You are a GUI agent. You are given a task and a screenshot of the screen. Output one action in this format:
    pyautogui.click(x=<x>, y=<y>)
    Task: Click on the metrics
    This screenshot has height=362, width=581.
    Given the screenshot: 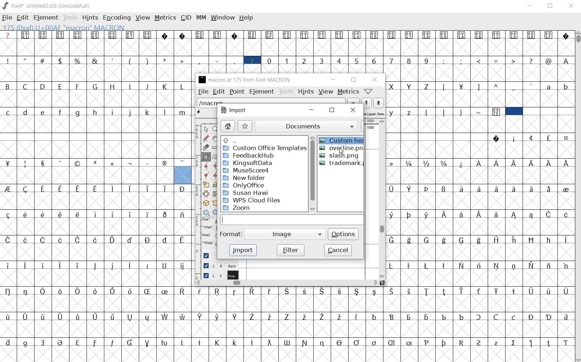 What is the action you would take?
    pyautogui.click(x=166, y=17)
    